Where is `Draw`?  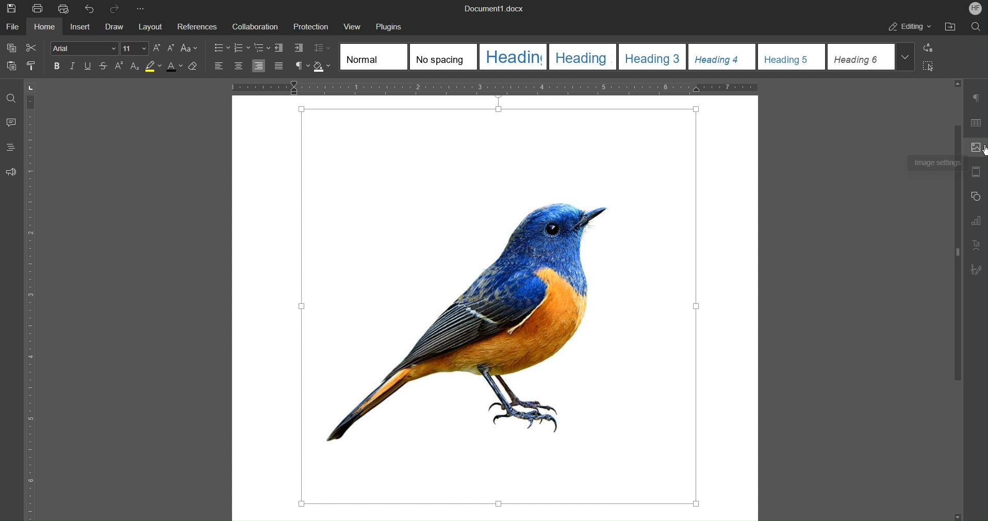 Draw is located at coordinates (114, 26).